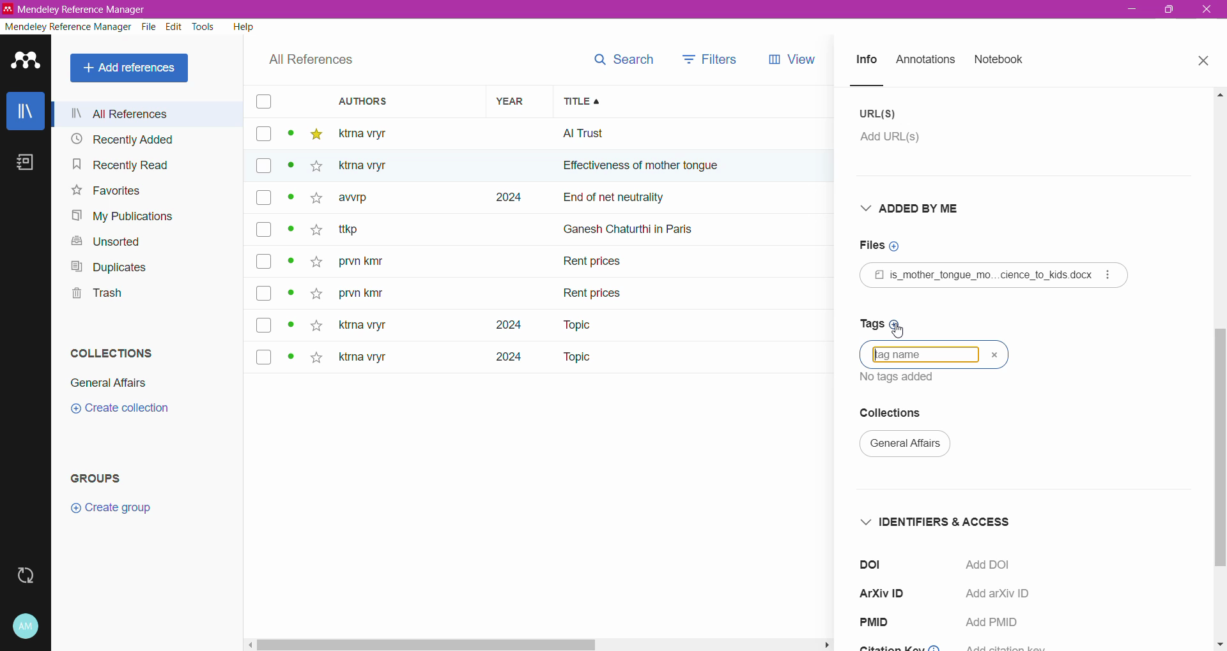  What do you see at coordinates (1205, 61) in the screenshot?
I see `Close Tab` at bounding box center [1205, 61].